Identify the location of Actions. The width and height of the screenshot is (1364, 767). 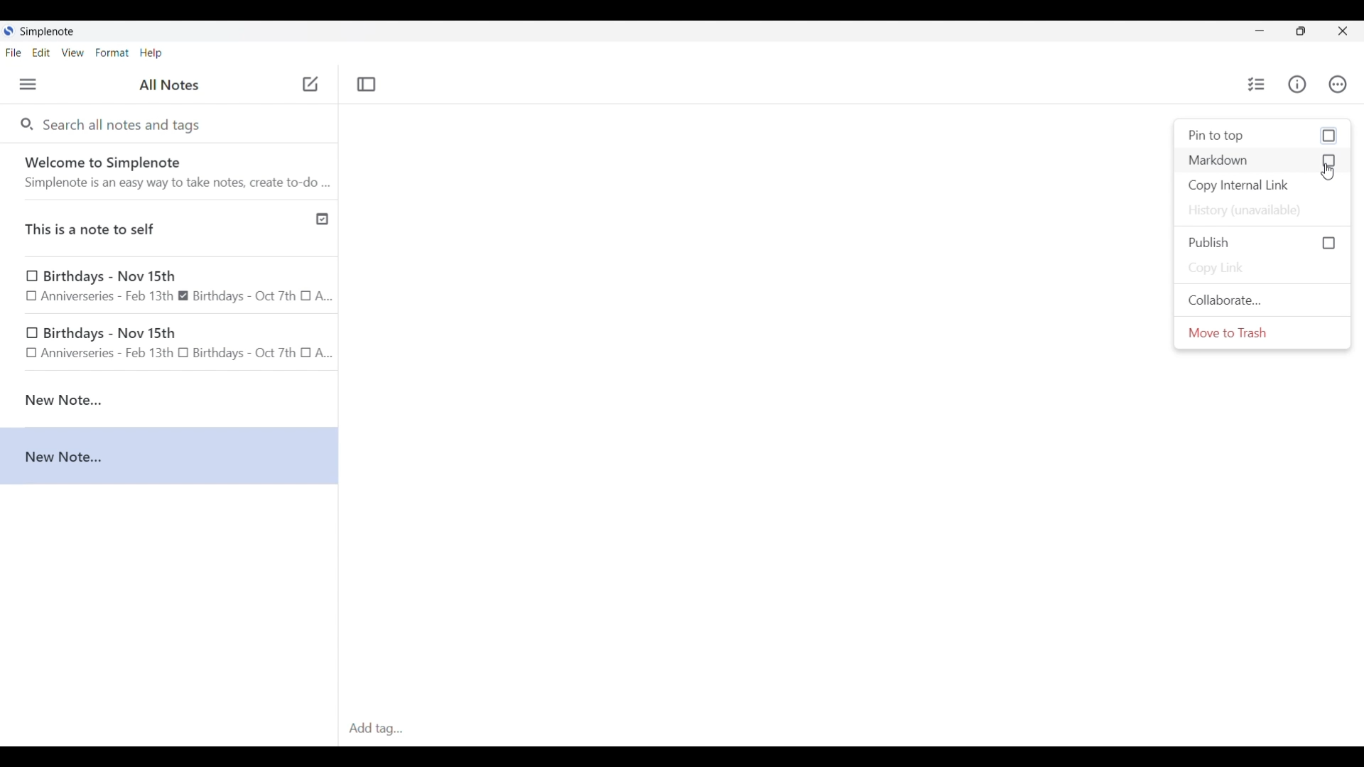
(1337, 85).